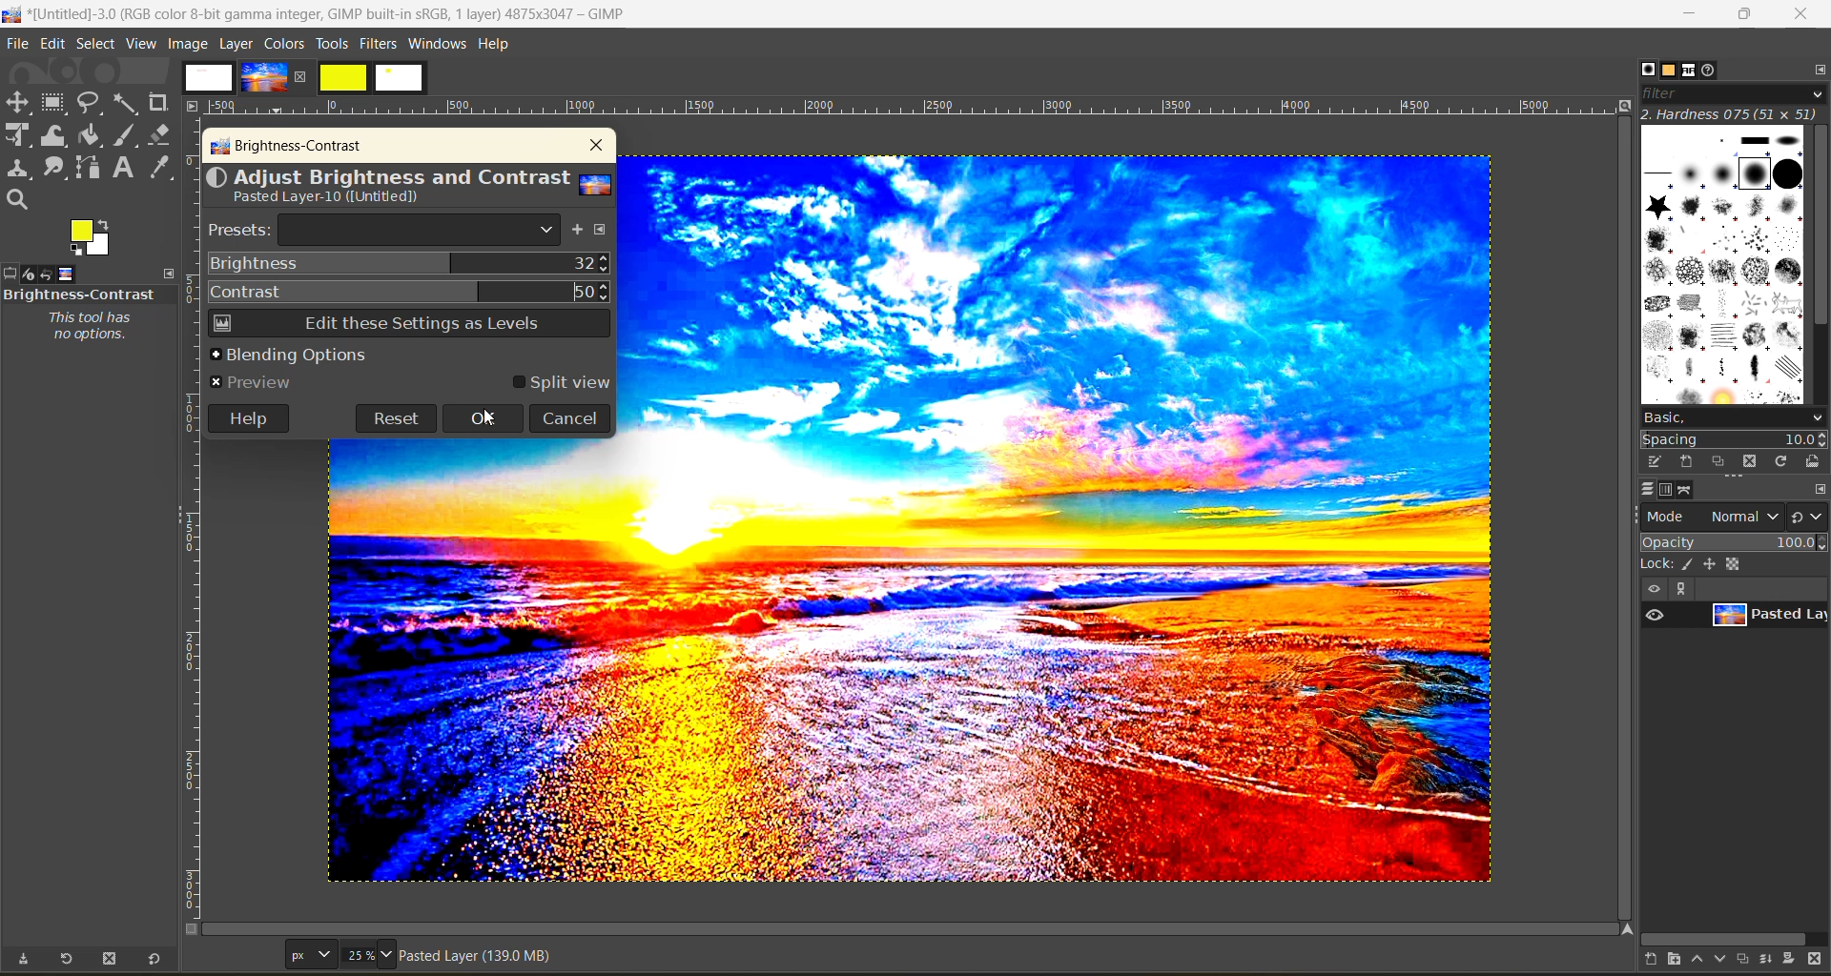  What do you see at coordinates (113, 959) in the screenshot?
I see `delete tool preset` at bounding box center [113, 959].